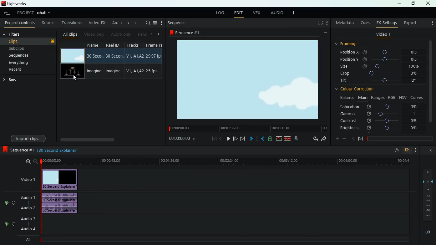 The height and width of the screenshot is (245, 436). What do you see at coordinates (155, 23) in the screenshot?
I see `menu` at bounding box center [155, 23].